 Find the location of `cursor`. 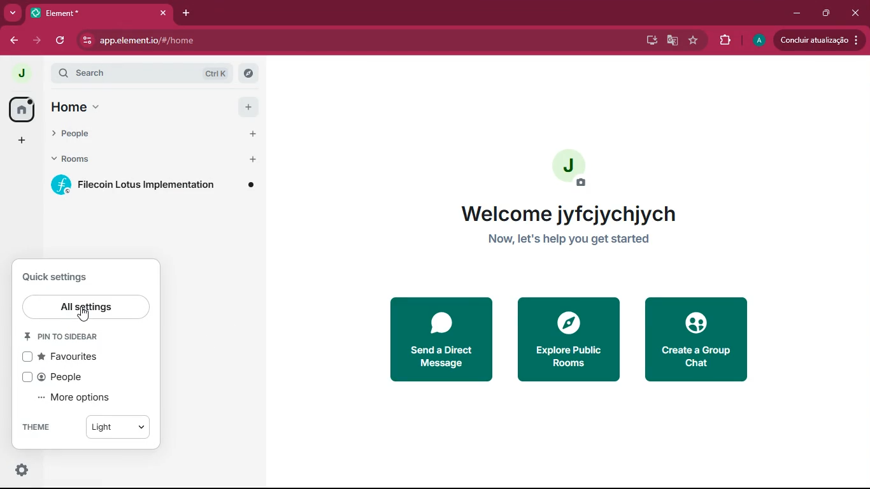

cursor is located at coordinates (87, 315).